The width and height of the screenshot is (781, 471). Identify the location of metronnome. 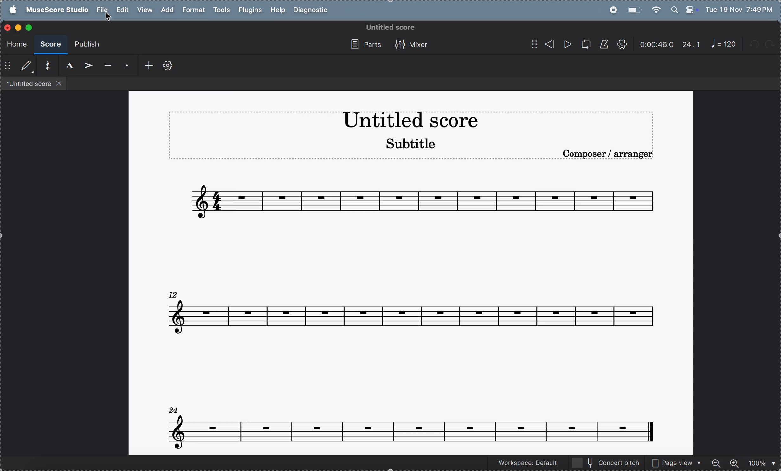
(603, 44).